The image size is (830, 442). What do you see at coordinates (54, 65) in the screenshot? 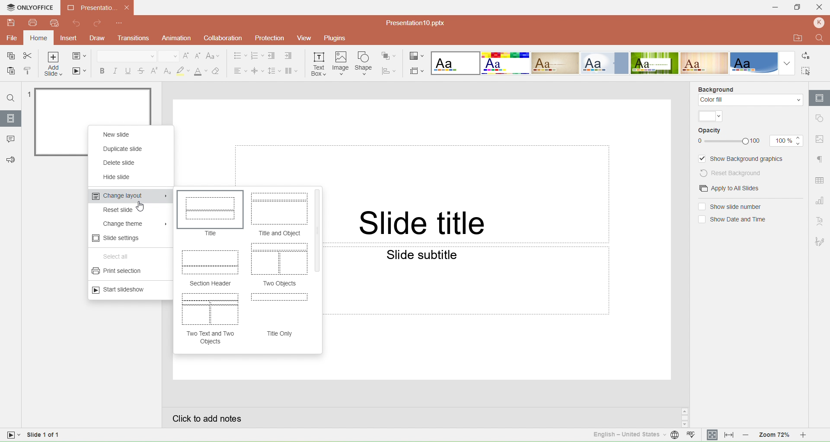
I see `Add slide` at bounding box center [54, 65].